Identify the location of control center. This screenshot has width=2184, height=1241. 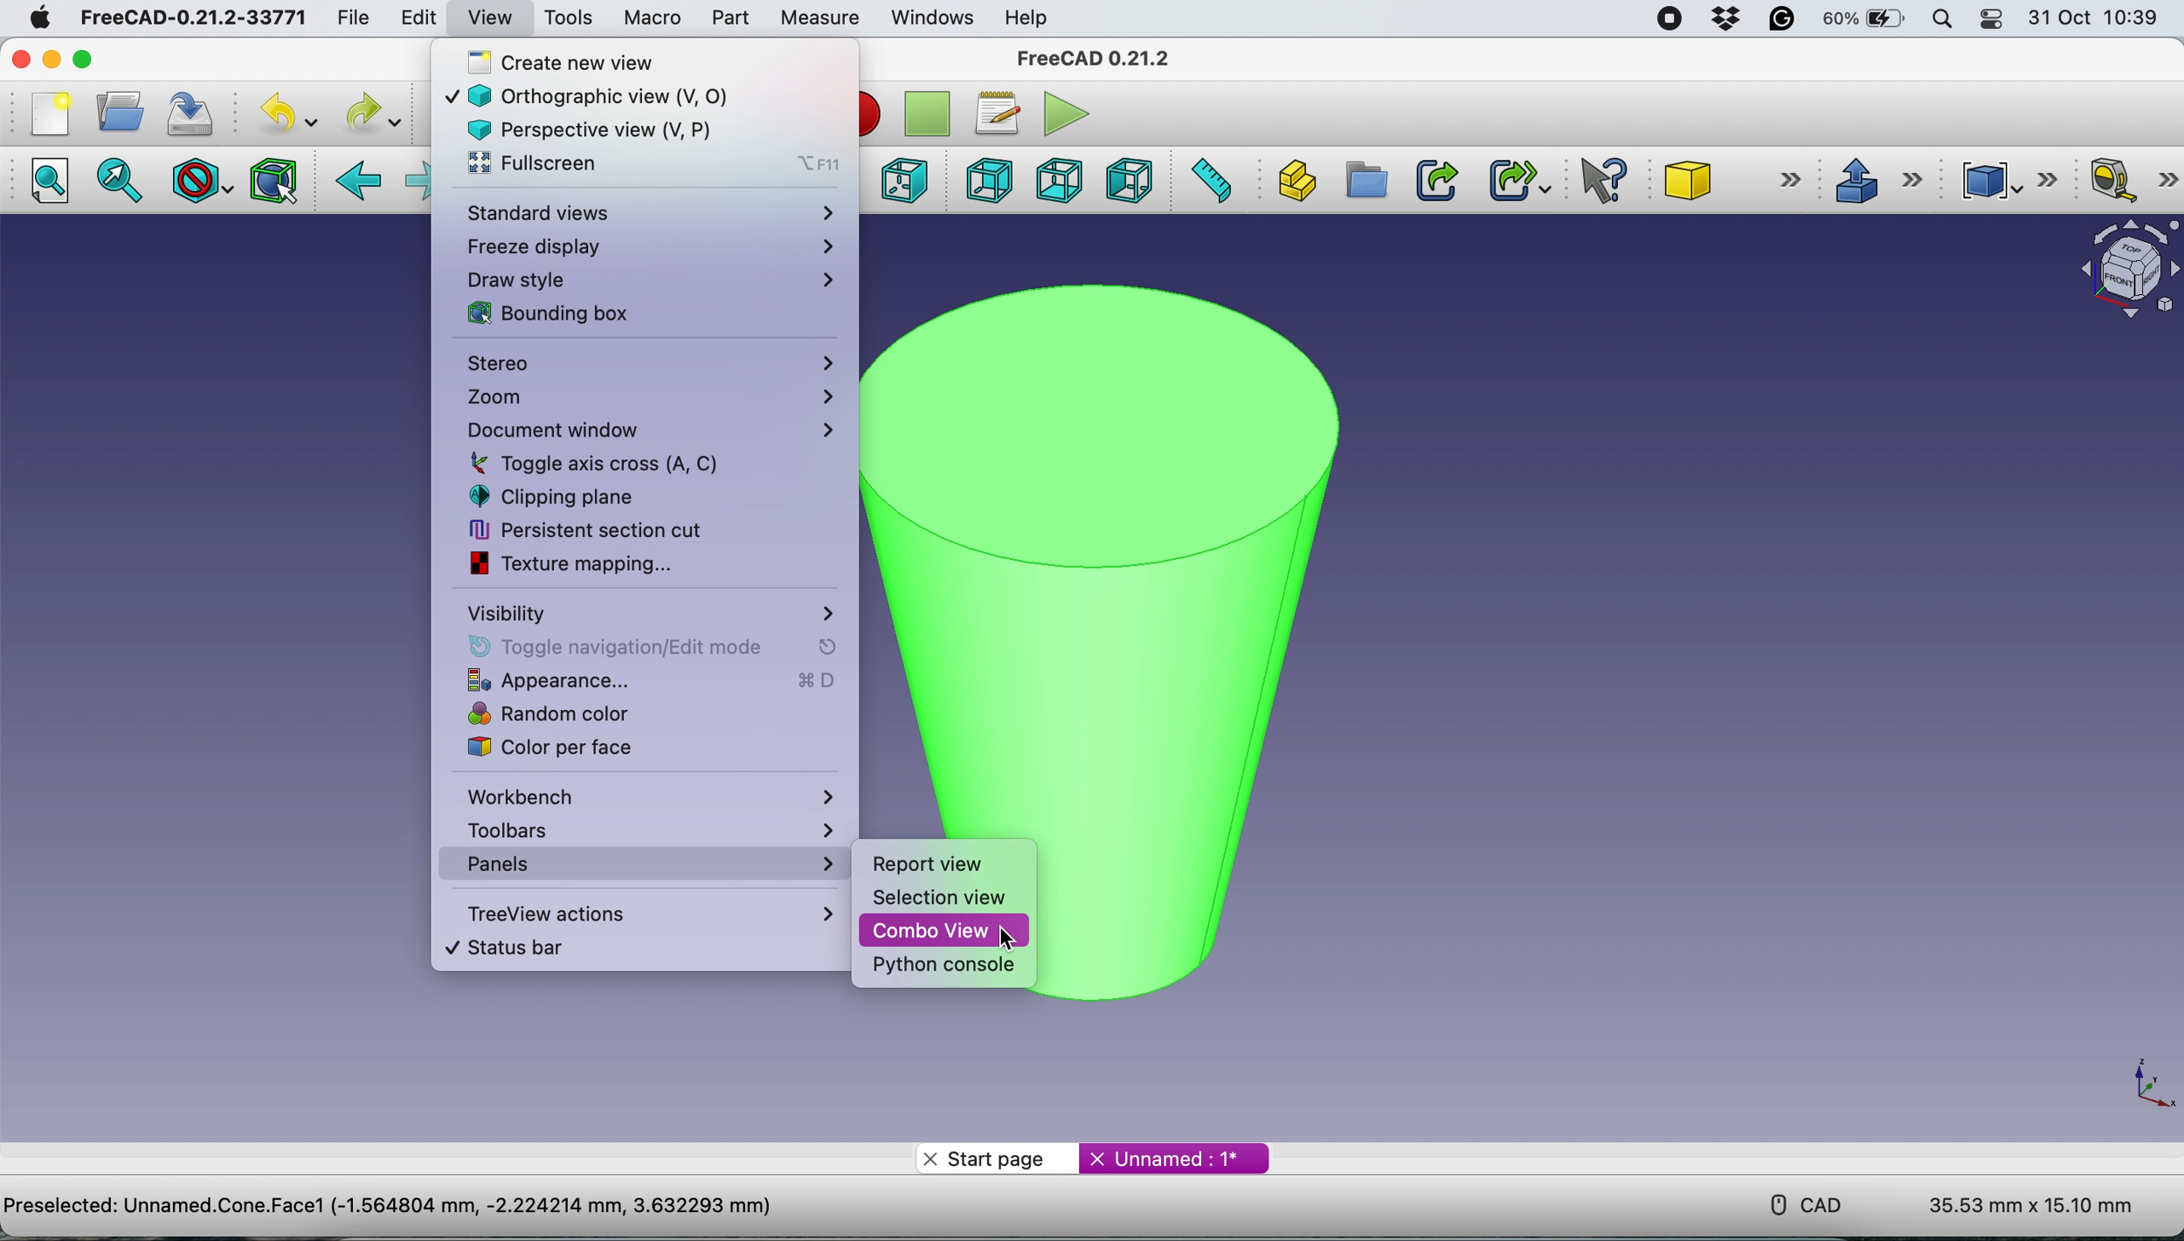
(1993, 21).